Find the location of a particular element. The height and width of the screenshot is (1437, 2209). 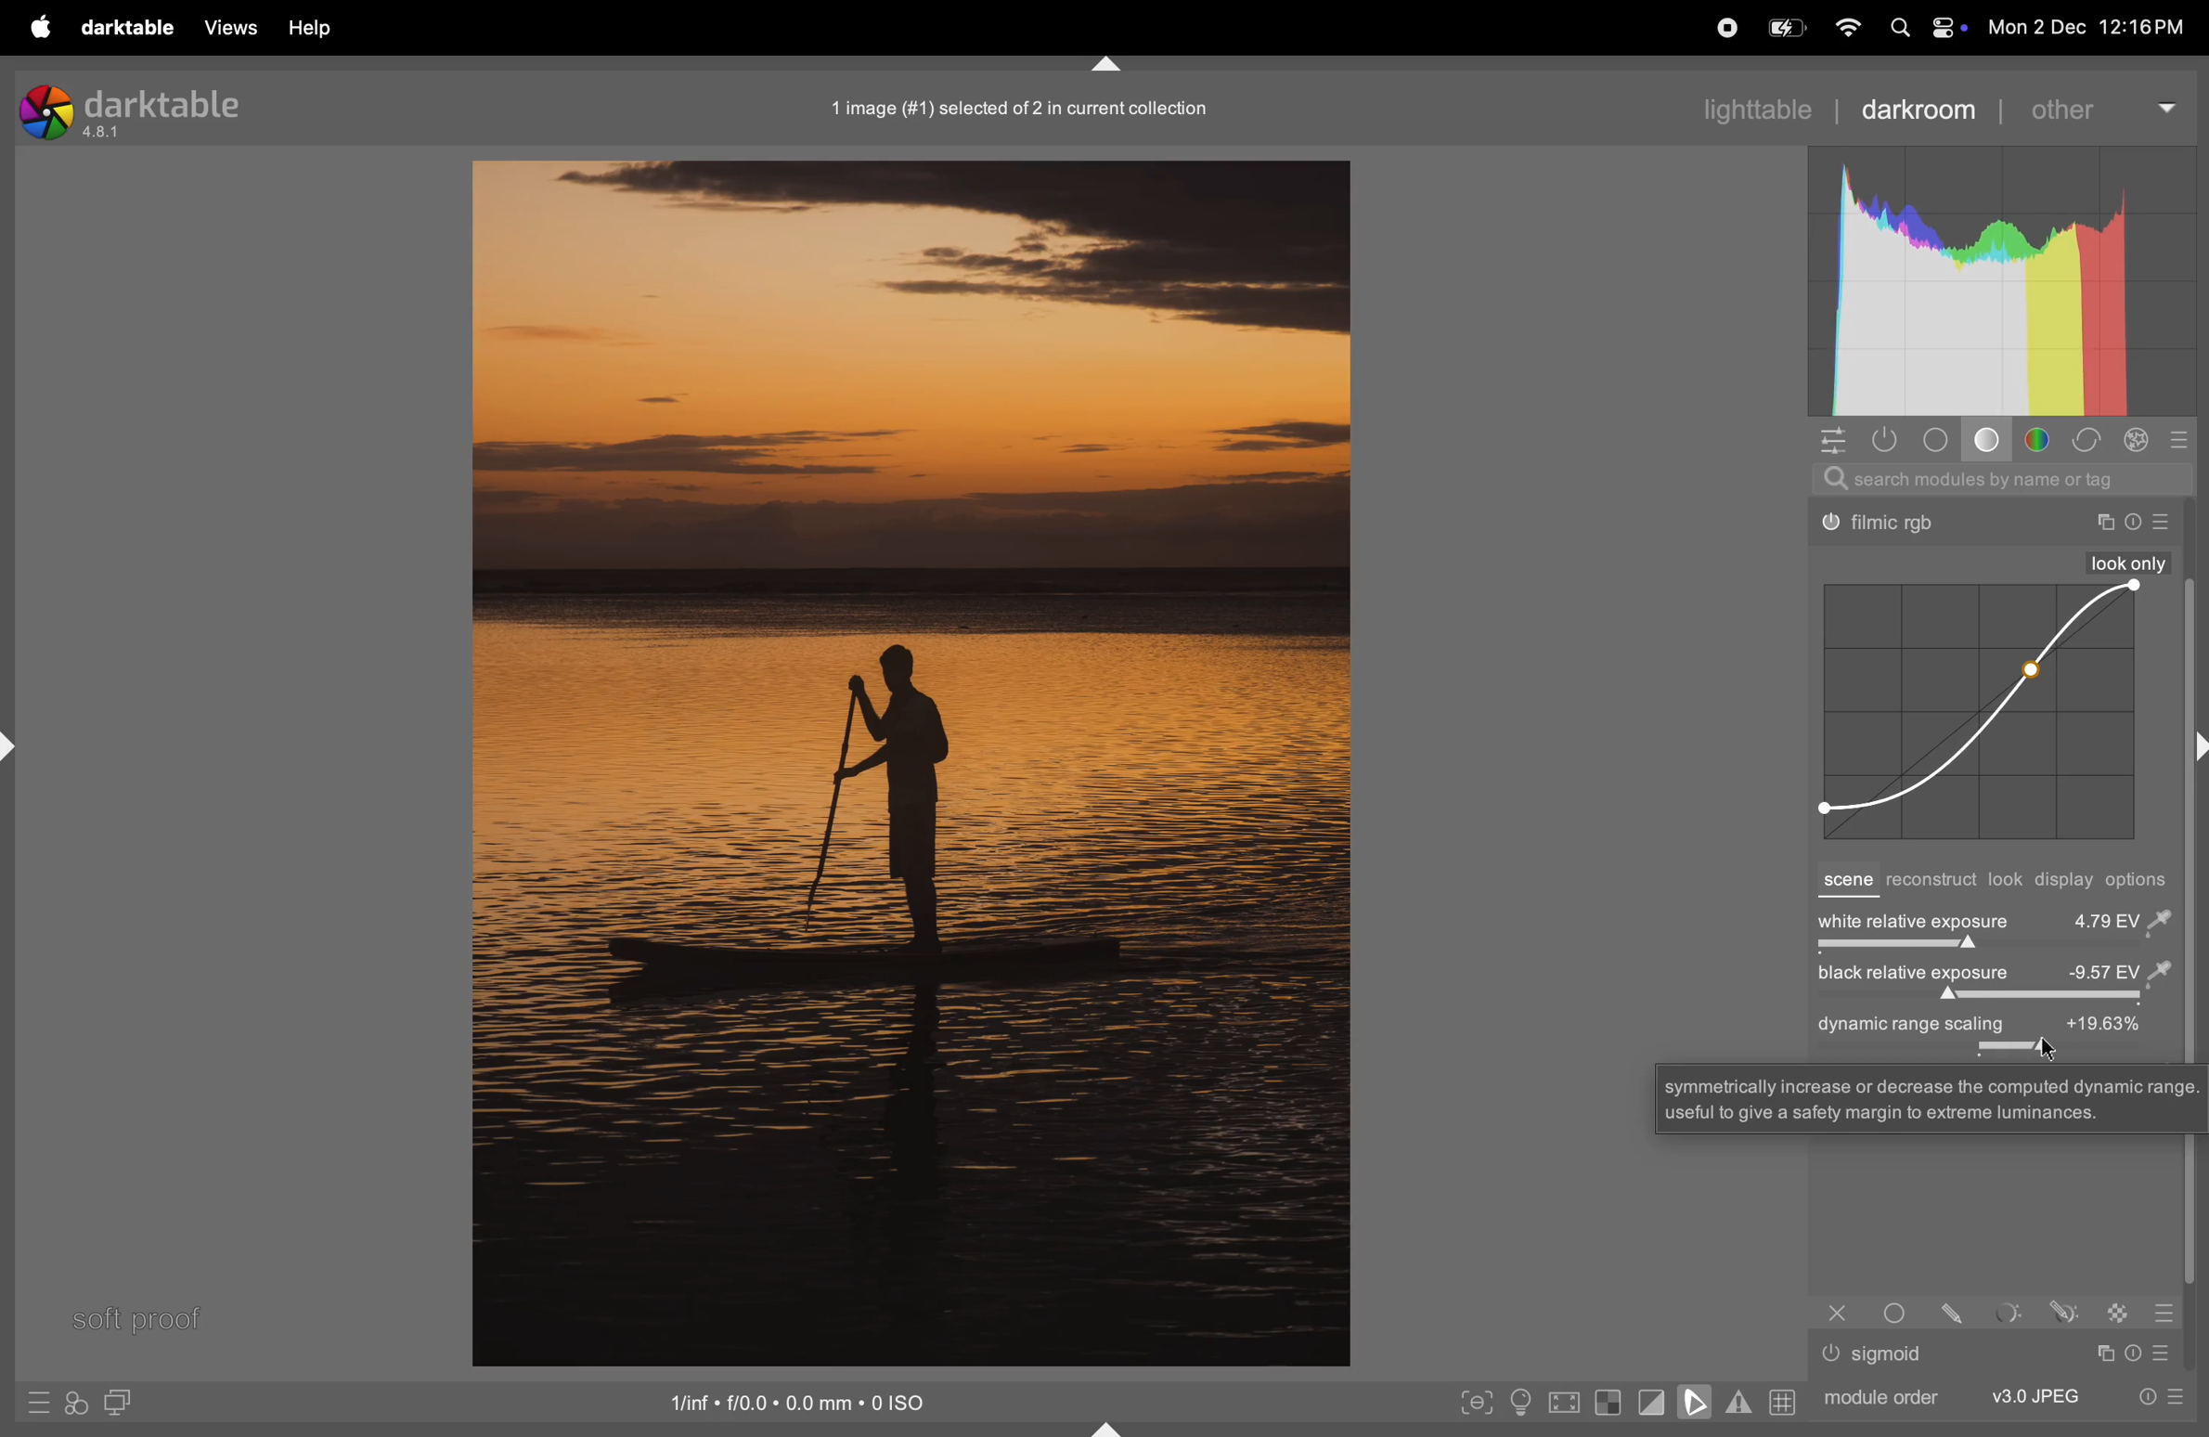

other is located at coordinates (2099, 107).